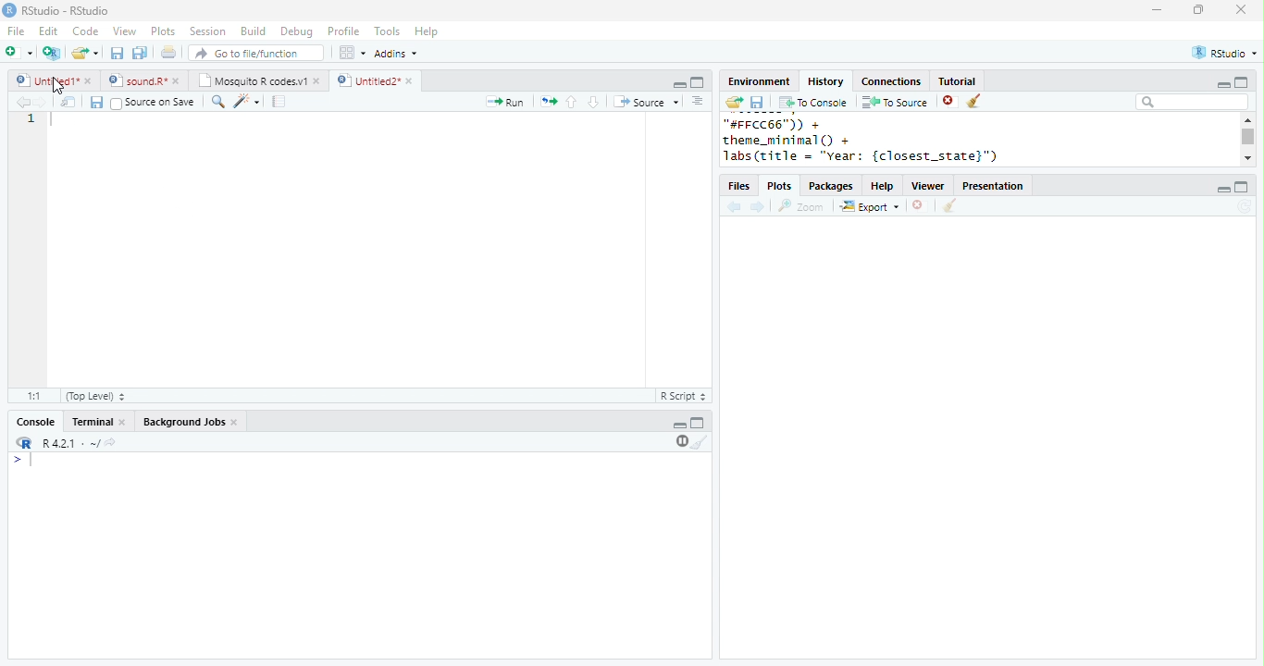  Describe the element at coordinates (1222, 84) in the screenshot. I see `minimize` at that location.